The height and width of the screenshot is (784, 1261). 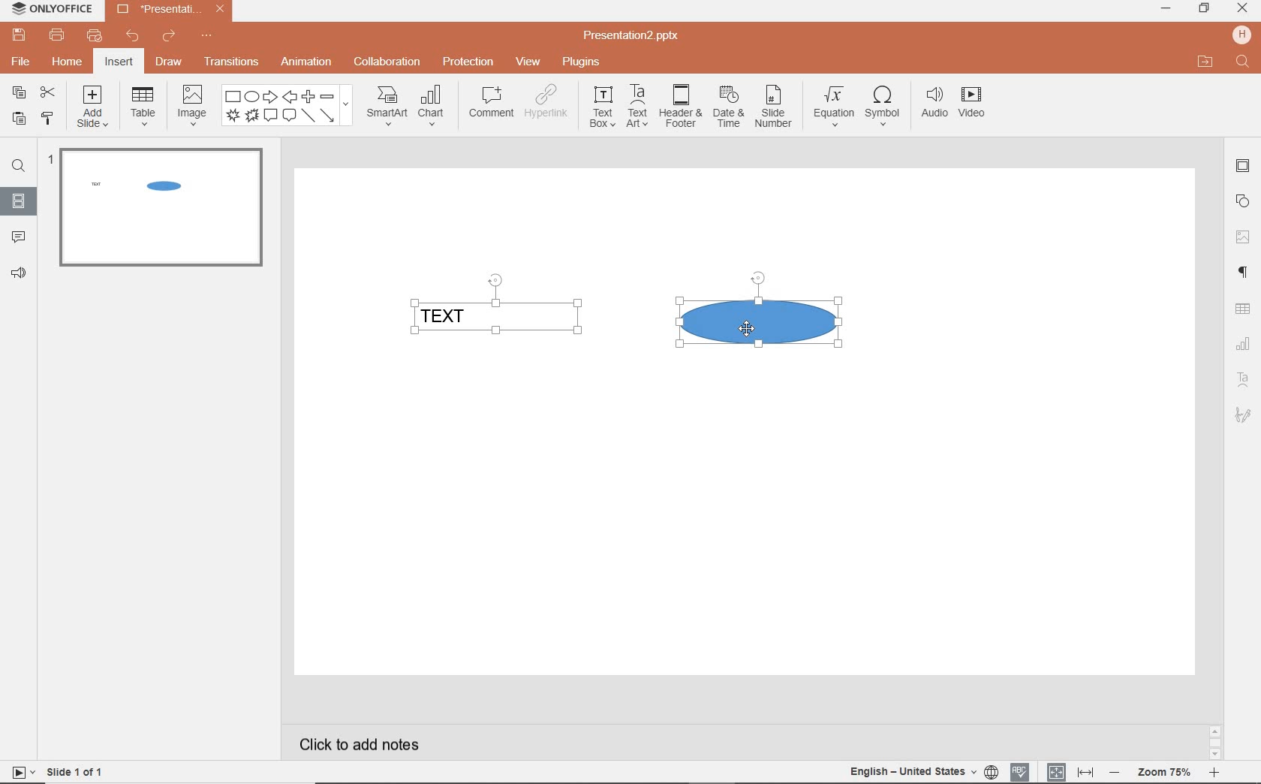 I want to click on Presentation2.pptx, so click(x=632, y=36).